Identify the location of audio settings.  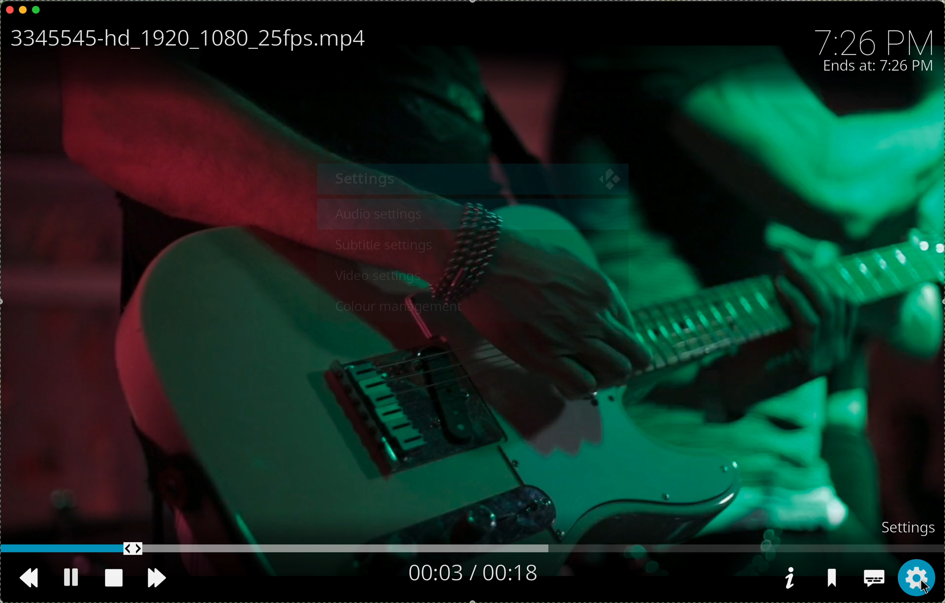
(371, 207).